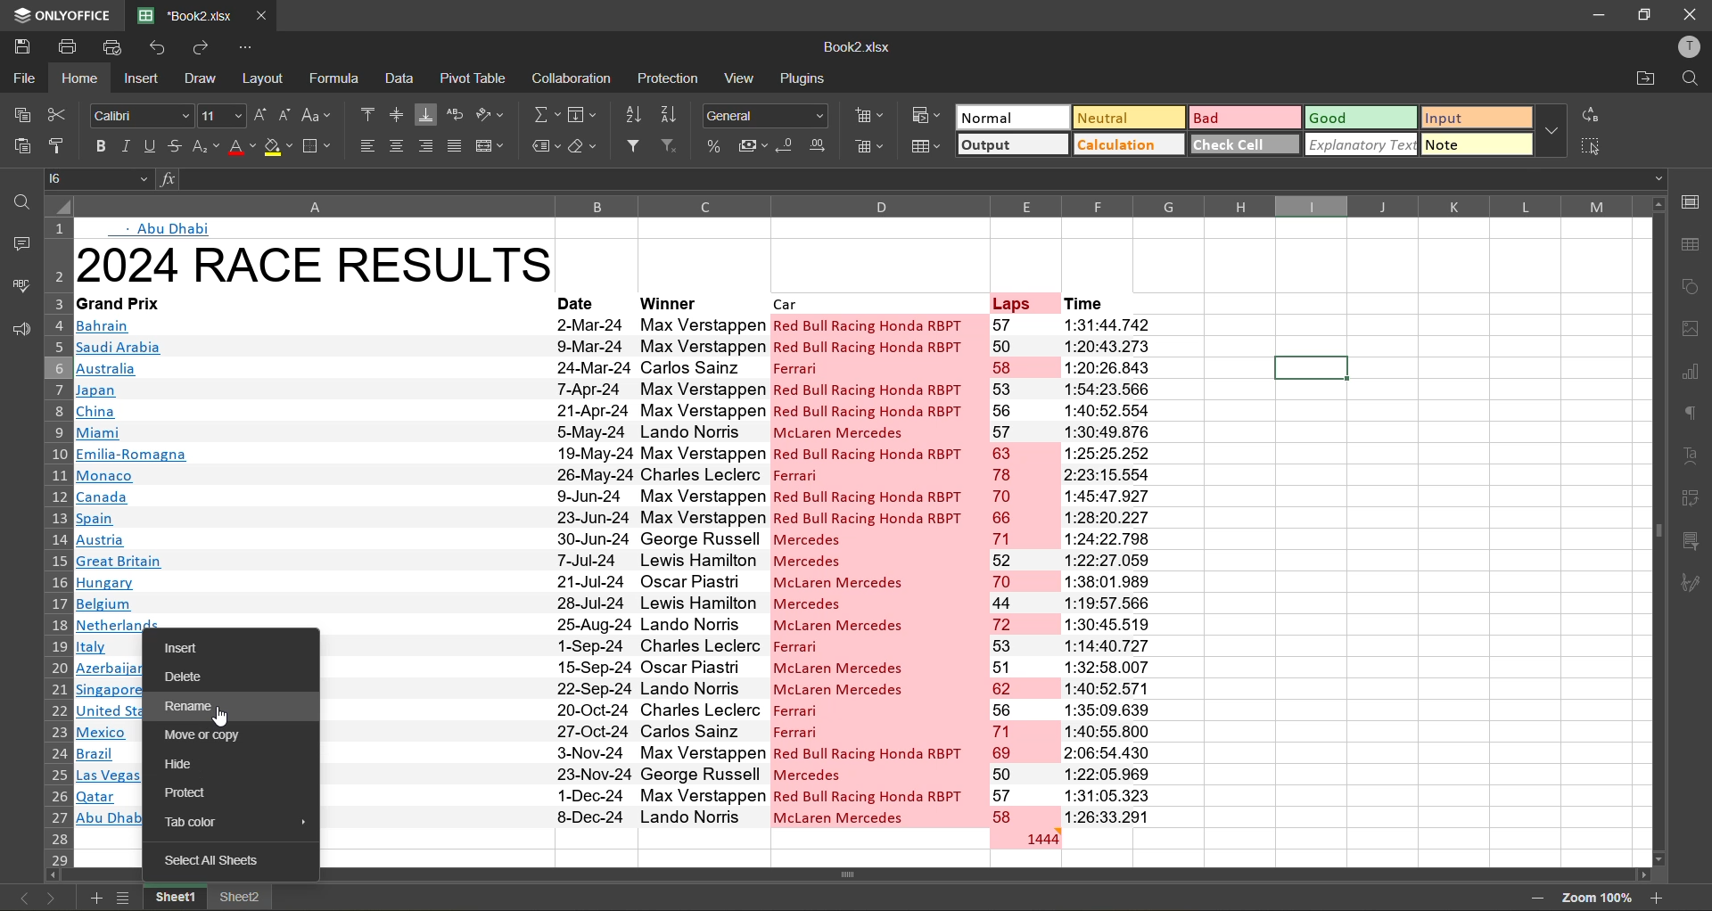 Image resolution: width=1712 pixels, height=911 pixels. I want to click on slicer, so click(1691, 540).